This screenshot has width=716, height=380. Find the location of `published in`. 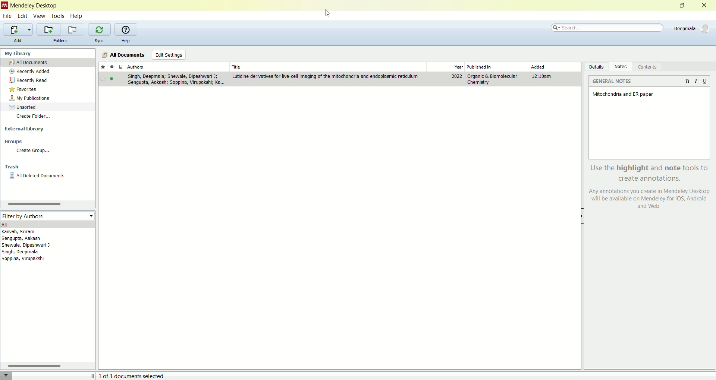

published in is located at coordinates (486, 66).